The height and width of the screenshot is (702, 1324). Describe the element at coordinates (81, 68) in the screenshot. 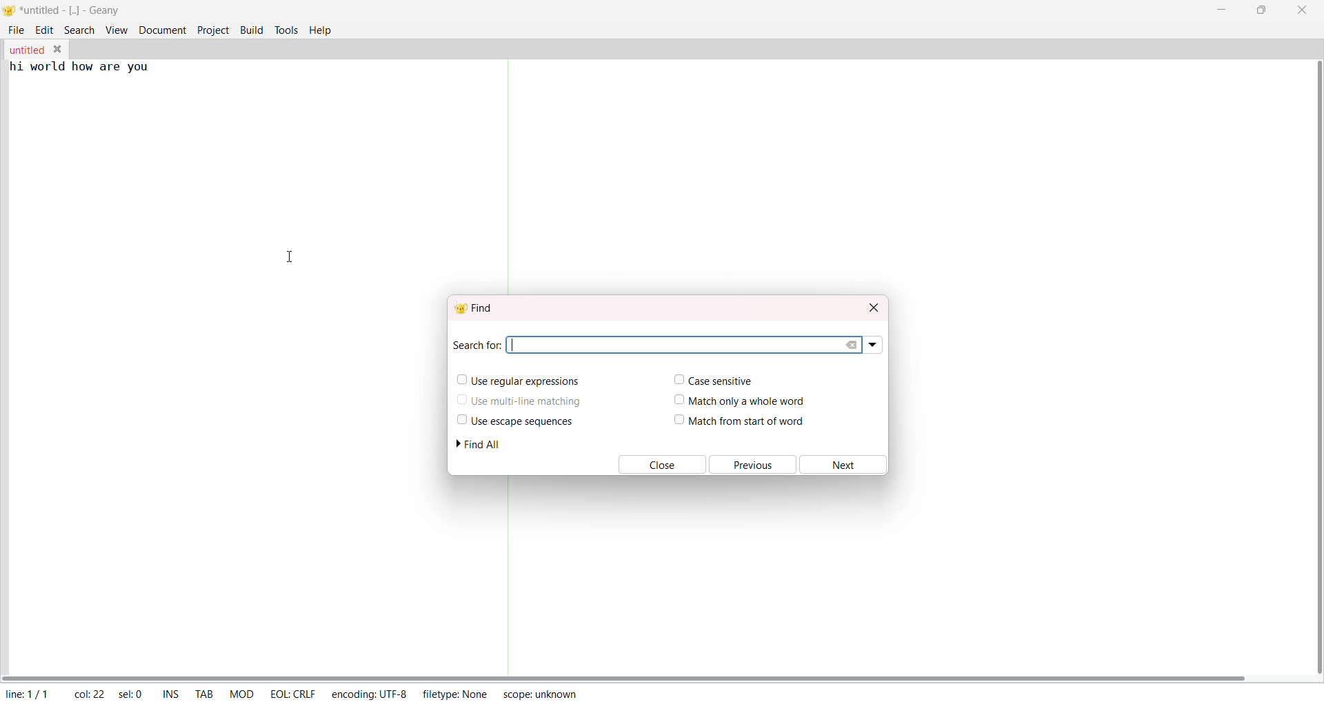

I see `hi world how are you` at that location.